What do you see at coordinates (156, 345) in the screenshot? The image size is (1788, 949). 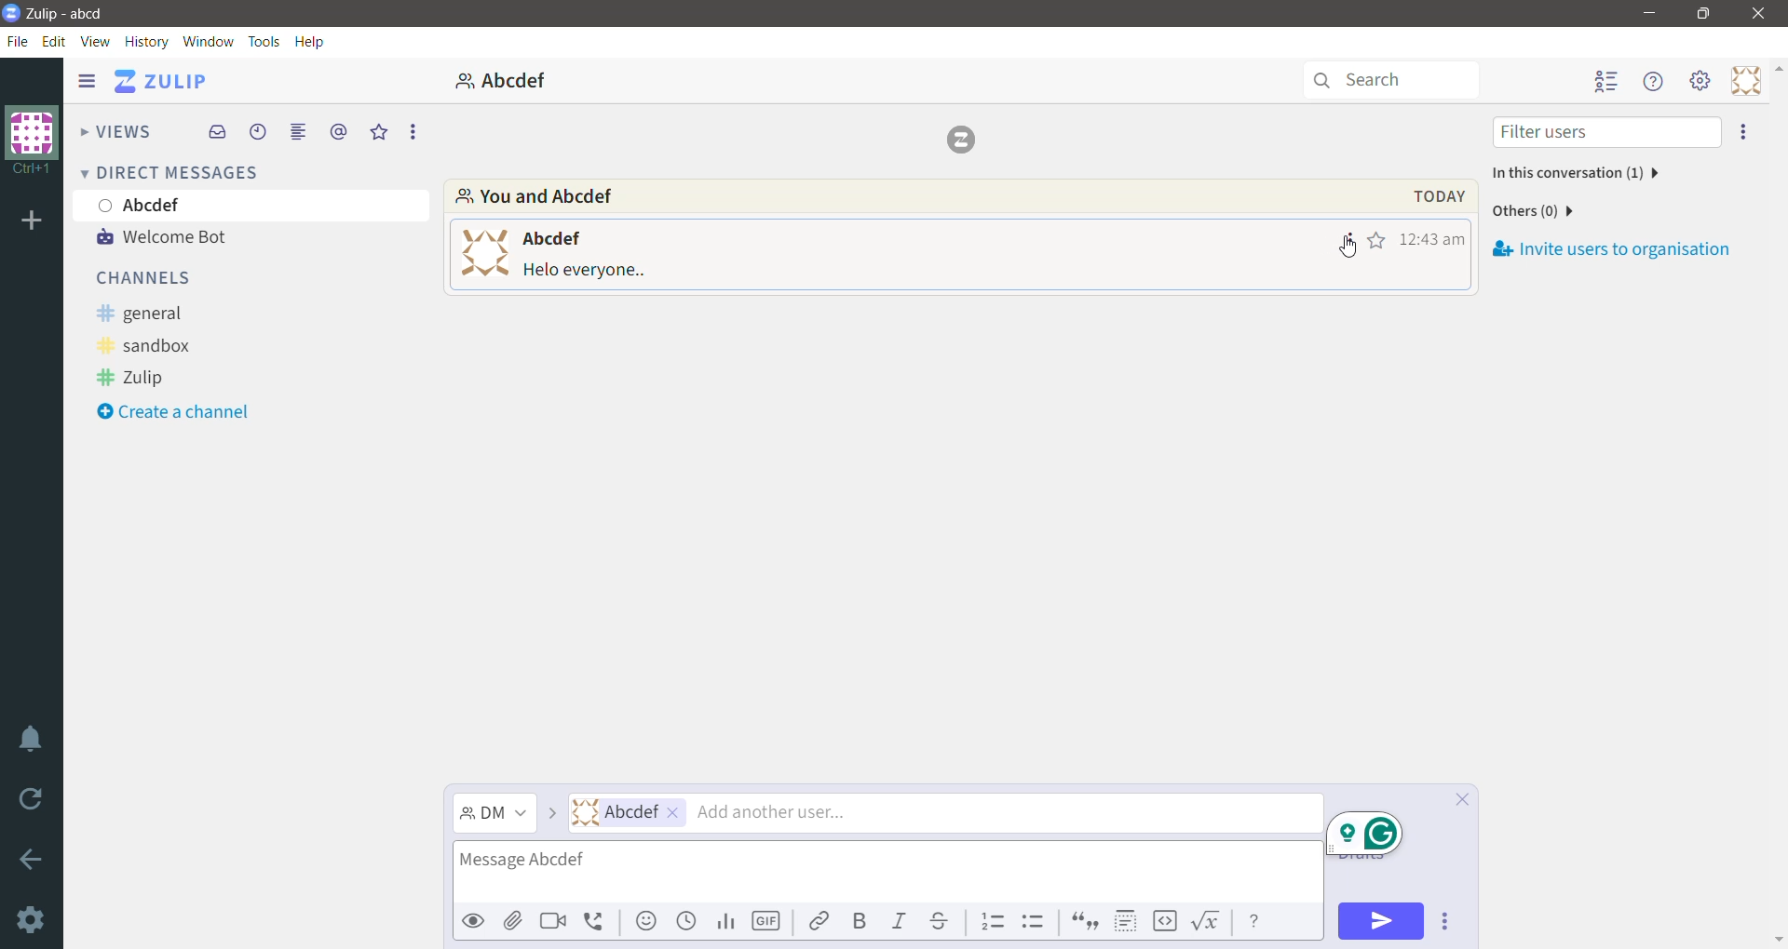 I see `sandbox` at bounding box center [156, 345].